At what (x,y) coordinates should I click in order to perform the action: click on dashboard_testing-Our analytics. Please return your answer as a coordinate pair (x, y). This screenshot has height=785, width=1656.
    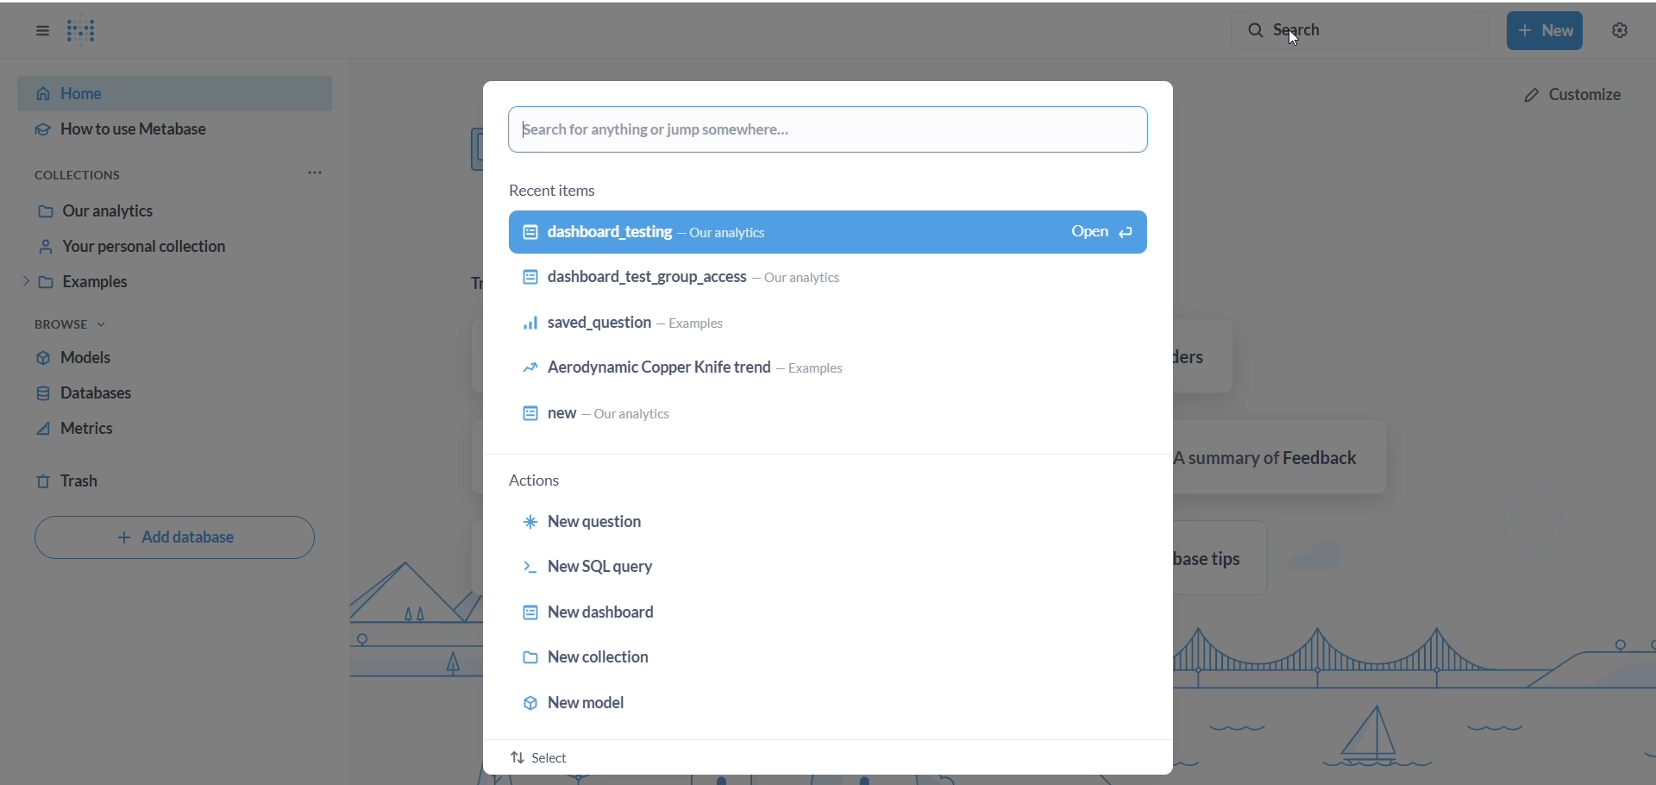
    Looking at the image, I should click on (827, 233).